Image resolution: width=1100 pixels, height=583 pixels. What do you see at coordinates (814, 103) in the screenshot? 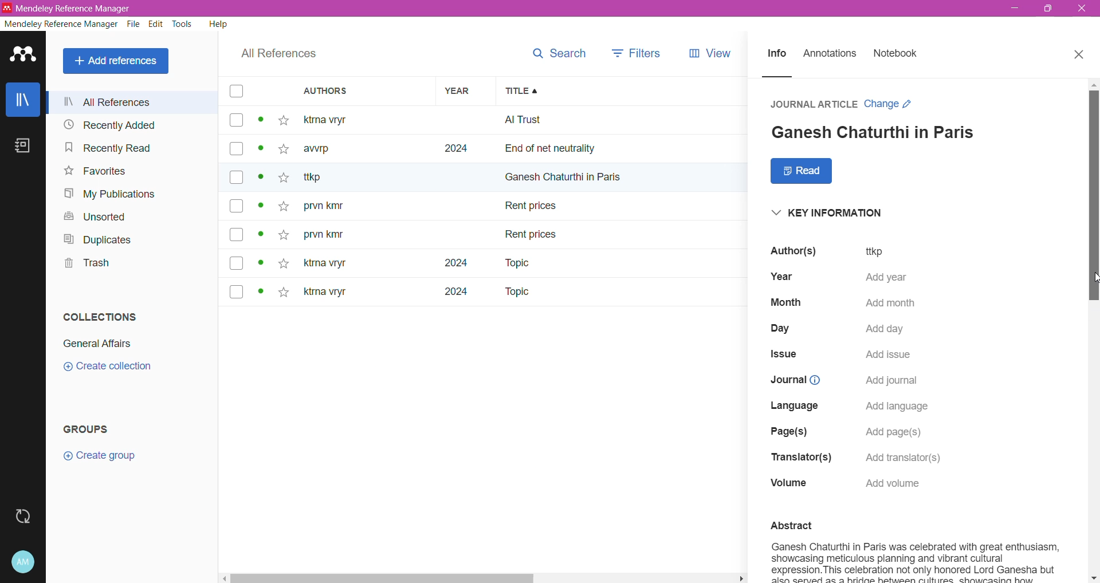
I see `Reference Item Type` at bounding box center [814, 103].